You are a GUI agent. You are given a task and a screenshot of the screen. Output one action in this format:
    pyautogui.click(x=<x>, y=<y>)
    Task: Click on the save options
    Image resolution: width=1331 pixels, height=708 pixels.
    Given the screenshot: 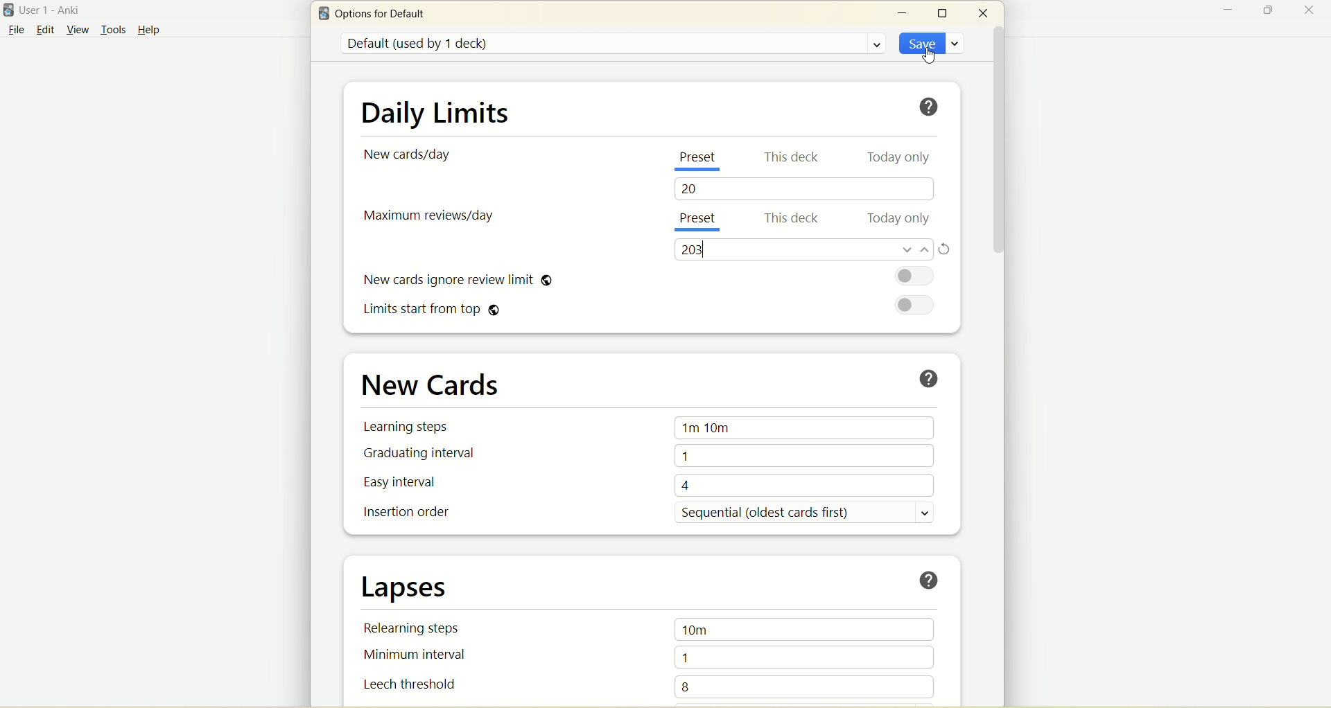 What is the action you would take?
    pyautogui.click(x=958, y=44)
    